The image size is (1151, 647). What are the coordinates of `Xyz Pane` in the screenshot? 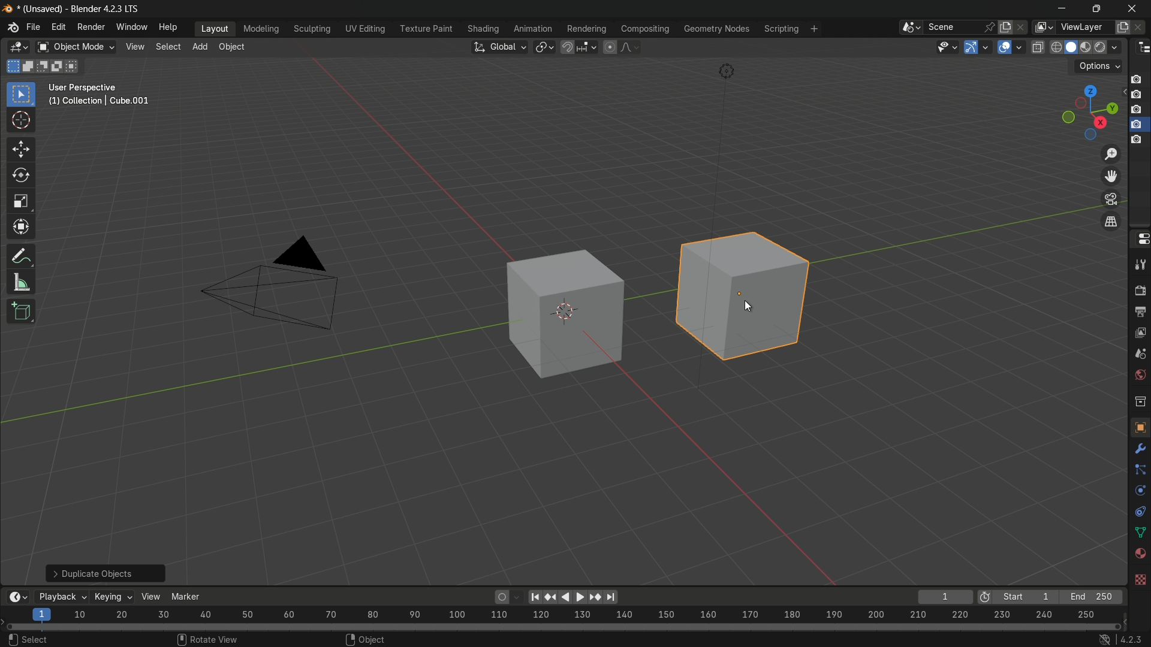 It's located at (220, 637).